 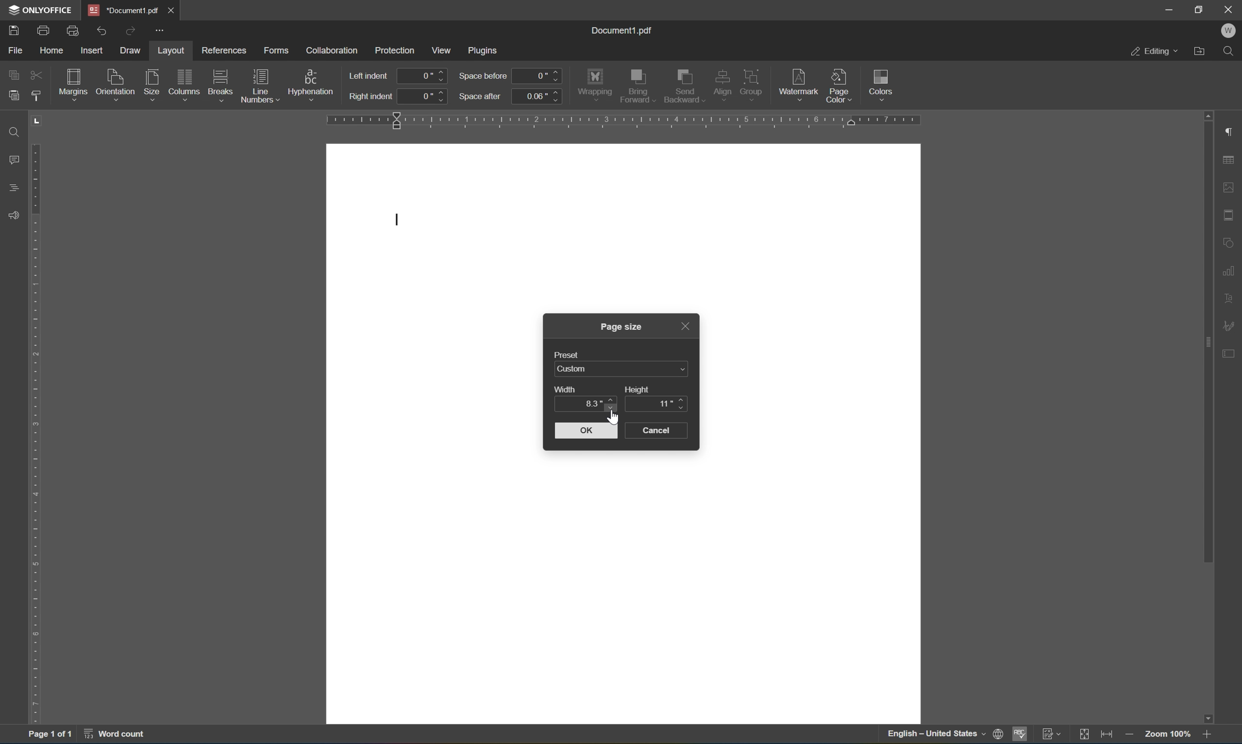 What do you see at coordinates (1205, 735) in the screenshot?
I see `zoom in` at bounding box center [1205, 735].